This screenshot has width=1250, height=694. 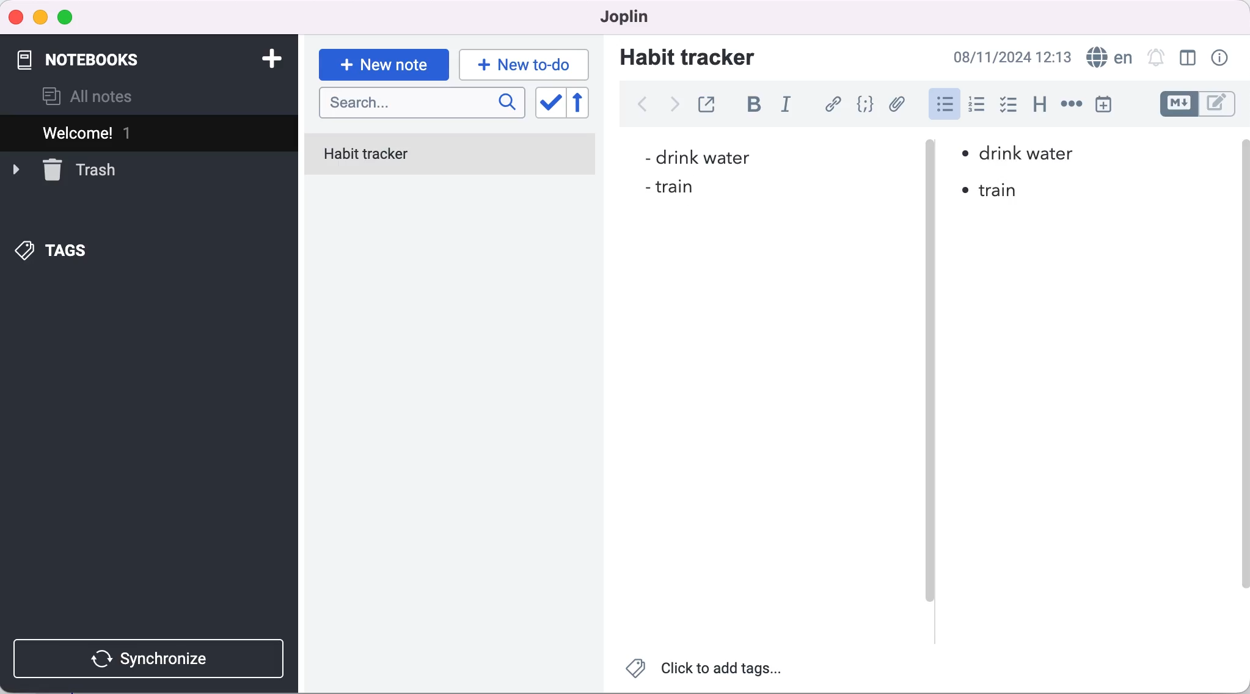 I want to click on back, so click(x=641, y=104).